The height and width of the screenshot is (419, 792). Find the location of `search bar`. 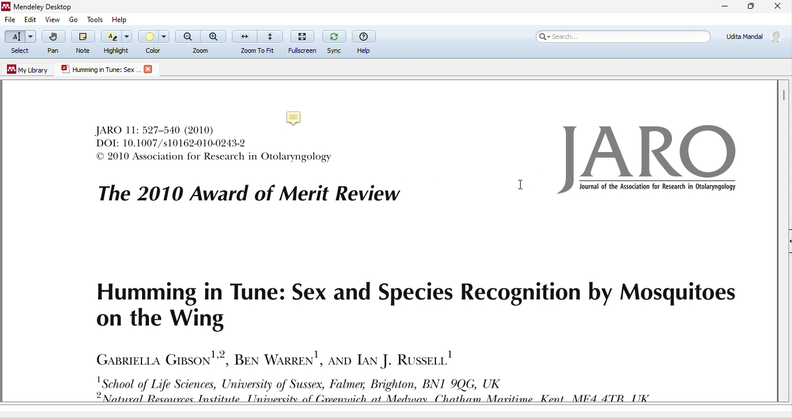

search bar is located at coordinates (624, 38).